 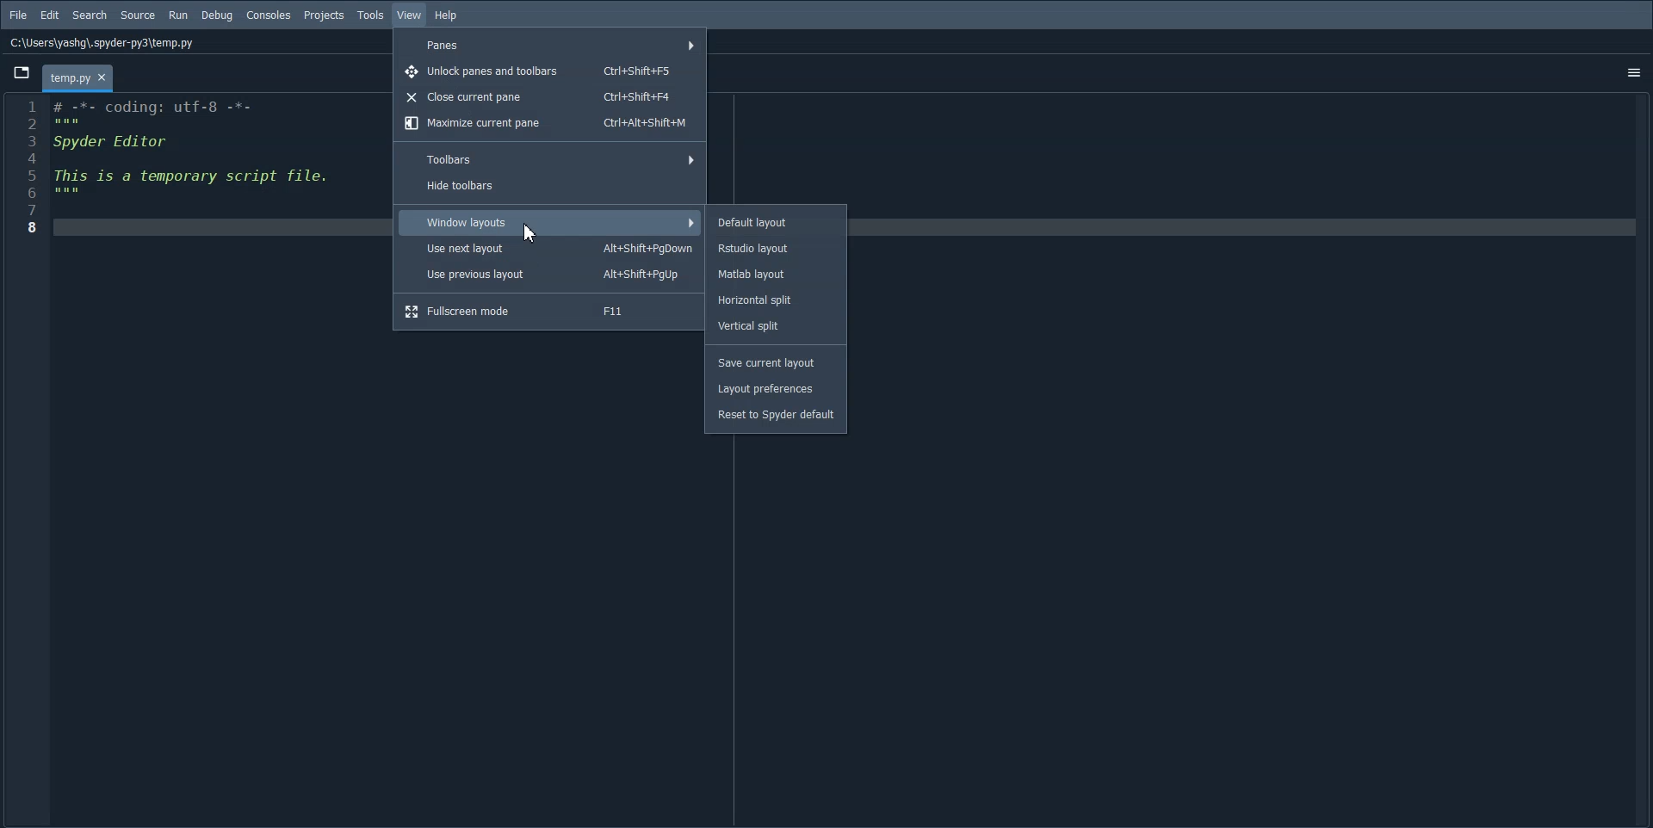 What do you see at coordinates (269, 15) in the screenshot?
I see `Console` at bounding box center [269, 15].